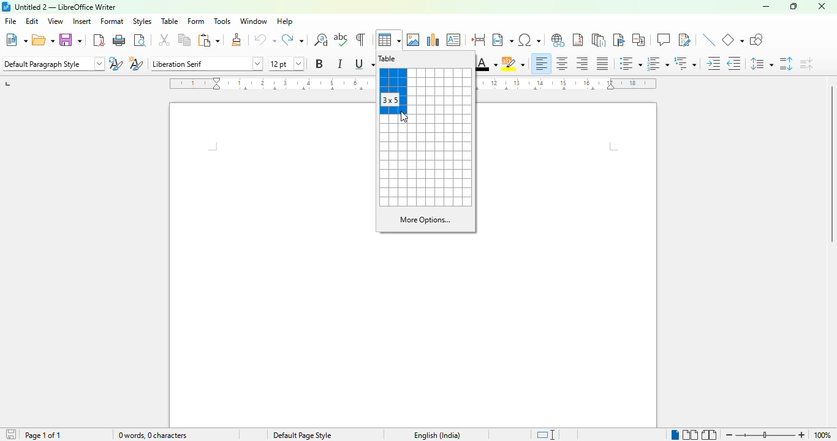 The image size is (837, 441). What do you see at coordinates (675, 435) in the screenshot?
I see `single-page view` at bounding box center [675, 435].